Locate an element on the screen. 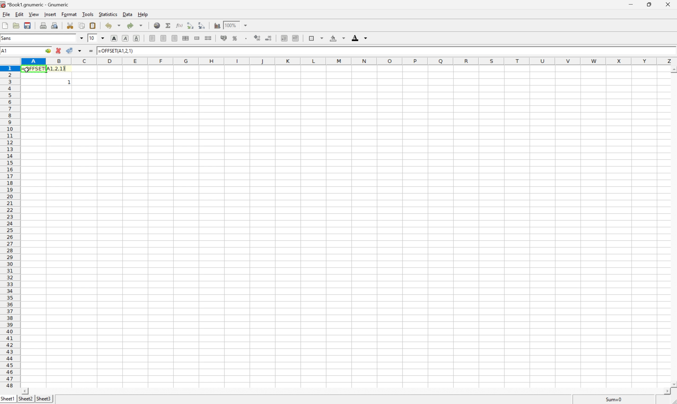  minimize is located at coordinates (630, 4).